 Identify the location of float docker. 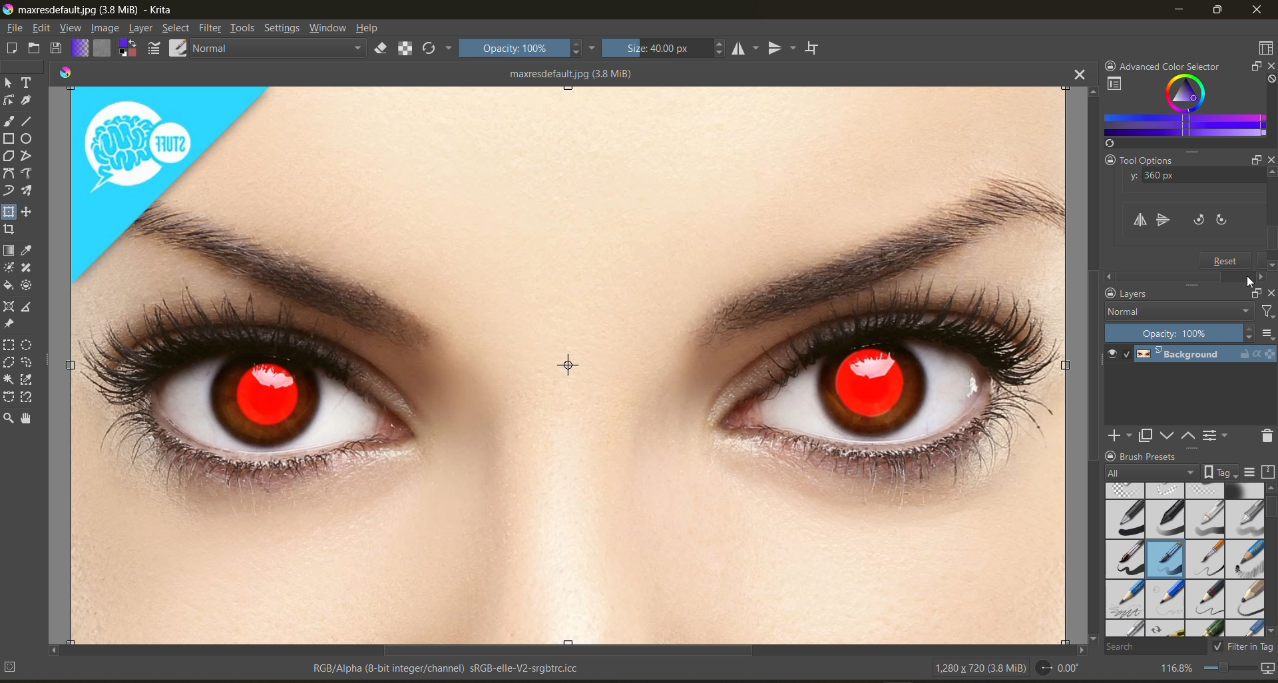
(1255, 67).